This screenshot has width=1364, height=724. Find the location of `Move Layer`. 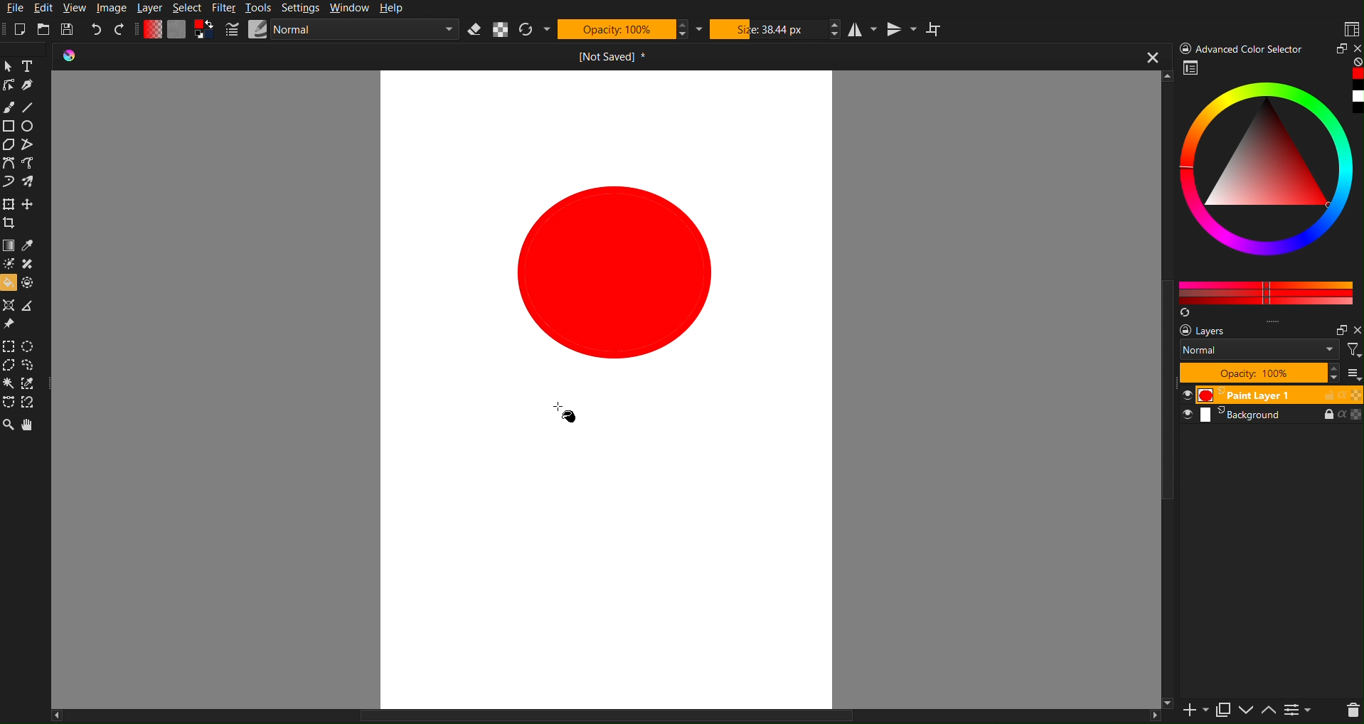

Move Layer is located at coordinates (29, 205).